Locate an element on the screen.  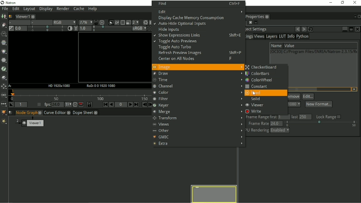
Channel is located at coordinates (4, 43).